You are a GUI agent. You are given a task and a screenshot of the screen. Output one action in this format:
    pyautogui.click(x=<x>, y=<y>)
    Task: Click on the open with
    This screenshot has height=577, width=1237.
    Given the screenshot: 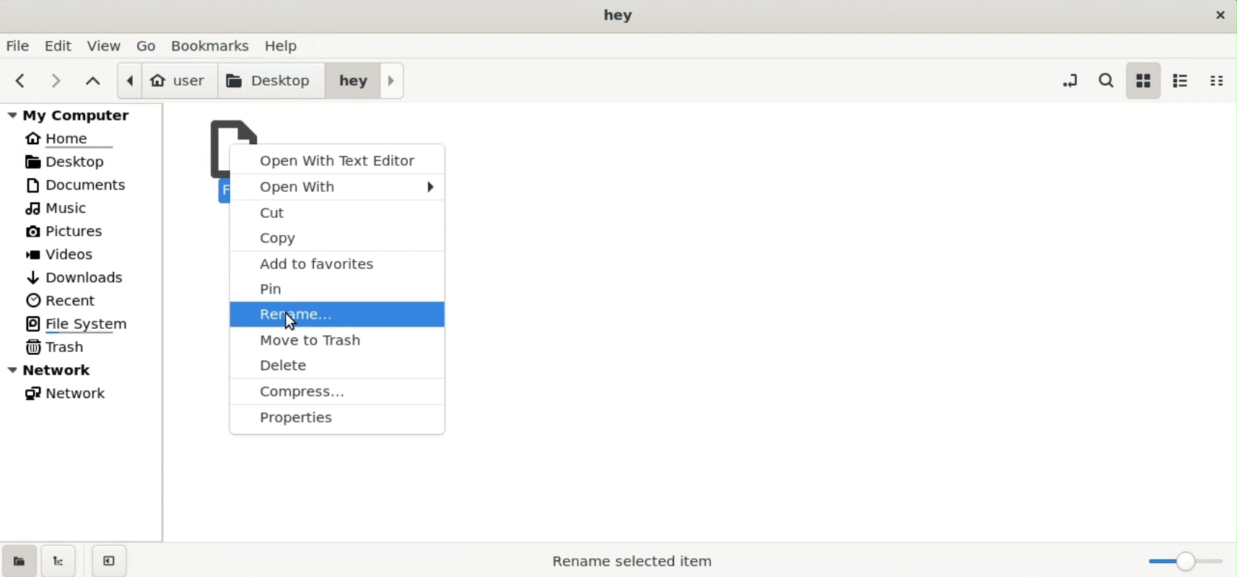 What is the action you would take?
    pyautogui.click(x=338, y=185)
    